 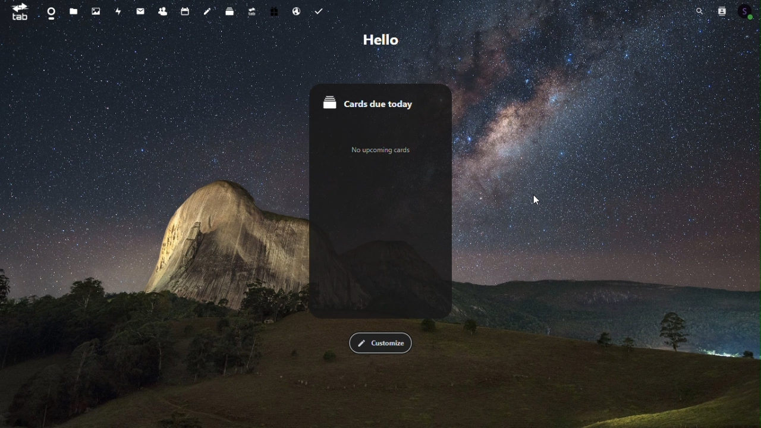 I want to click on Upgrade, so click(x=253, y=11).